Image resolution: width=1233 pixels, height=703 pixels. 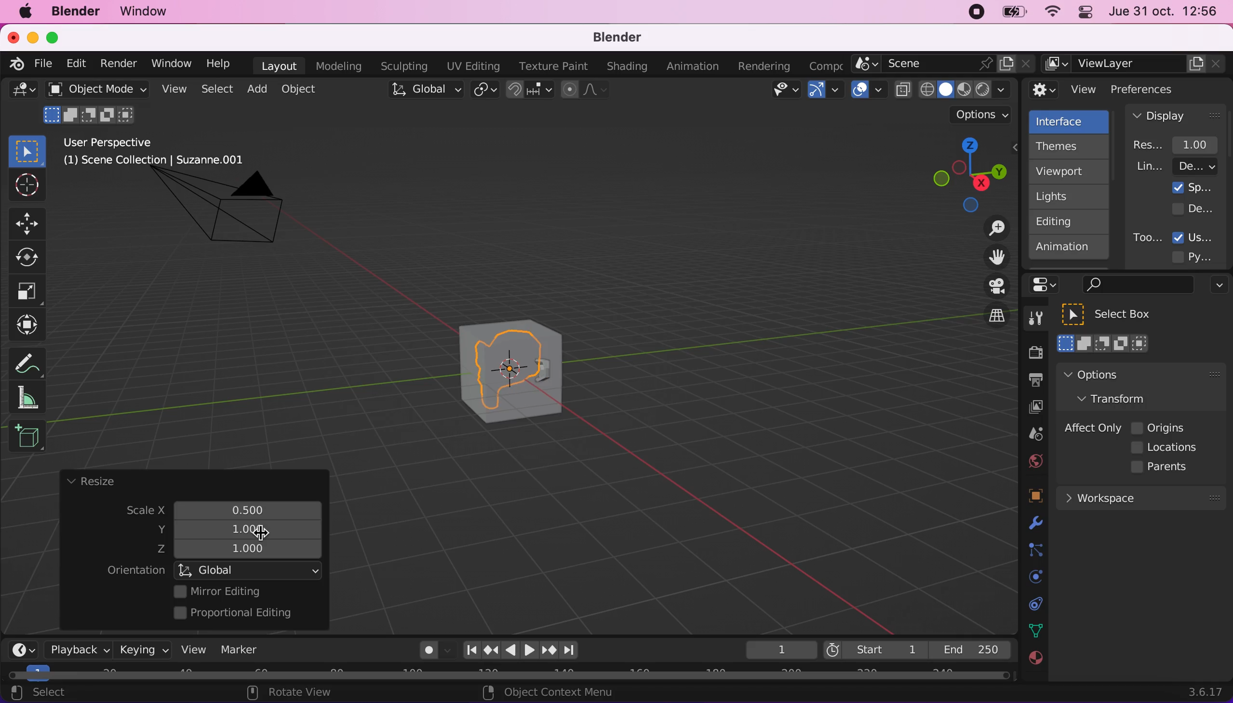 I want to click on , so click(x=31, y=222).